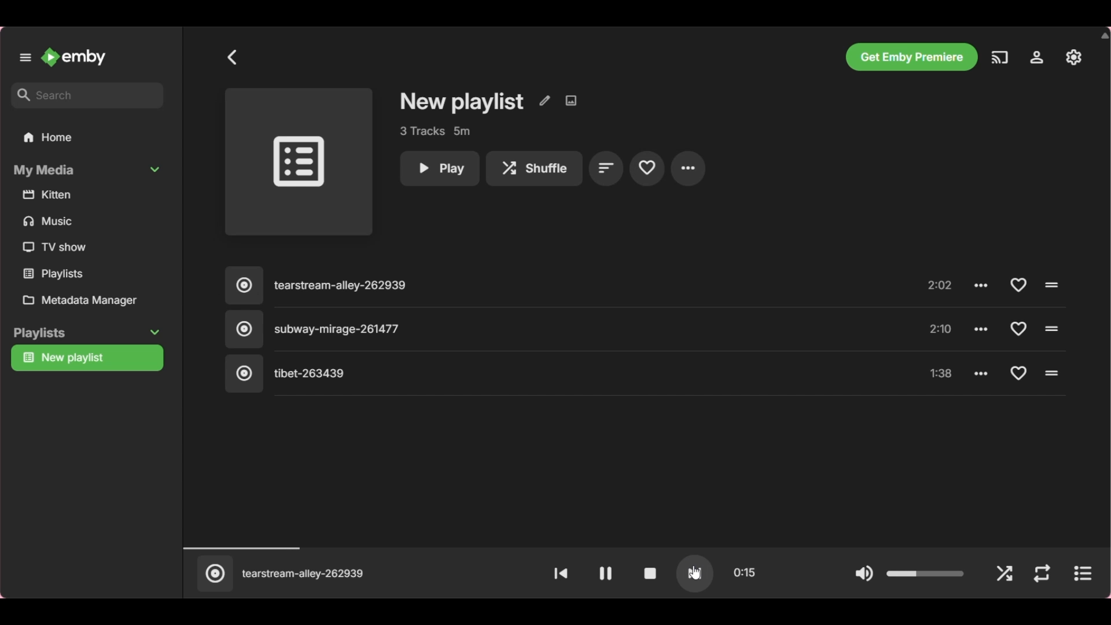 The image size is (1111, 625). What do you see at coordinates (1075, 57) in the screenshot?
I see `Settings` at bounding box center [1075, 57].